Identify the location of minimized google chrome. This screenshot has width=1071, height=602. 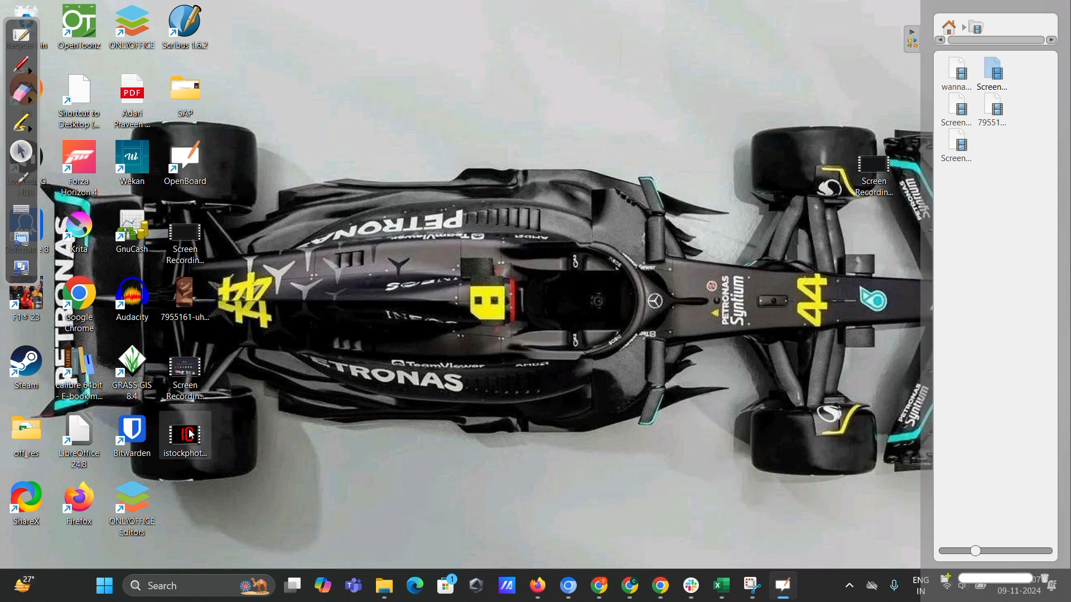
(571, 585).